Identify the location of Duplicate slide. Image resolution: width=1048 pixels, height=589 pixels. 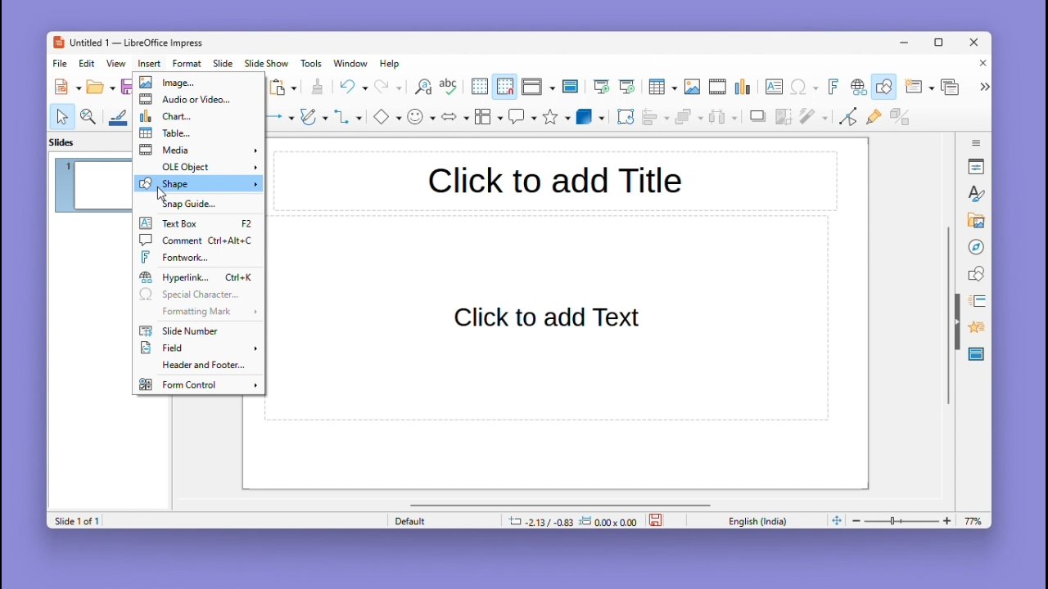
(952, 87).